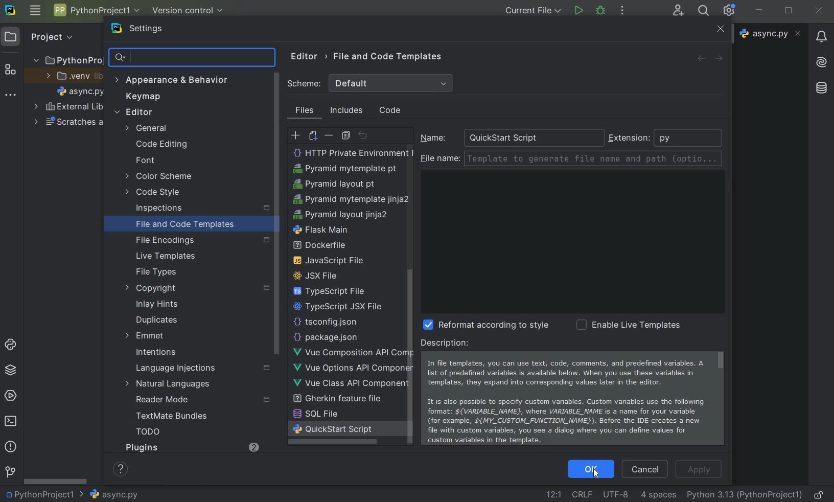  I want to click on backward, so click(700, 57).